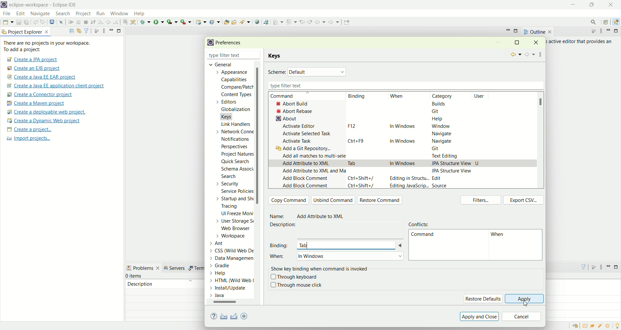 The width and height of the screenshot is (621, 330). Describe the element at coordinates (238, 170) in the screenshot. I see `schema association` at that location.